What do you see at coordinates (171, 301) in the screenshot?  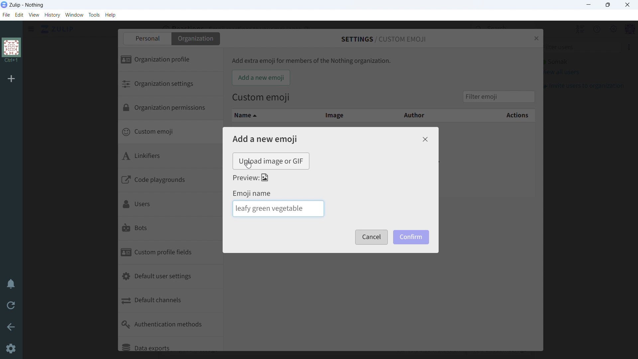 I see `default channels` at bounding box center [171, 301].